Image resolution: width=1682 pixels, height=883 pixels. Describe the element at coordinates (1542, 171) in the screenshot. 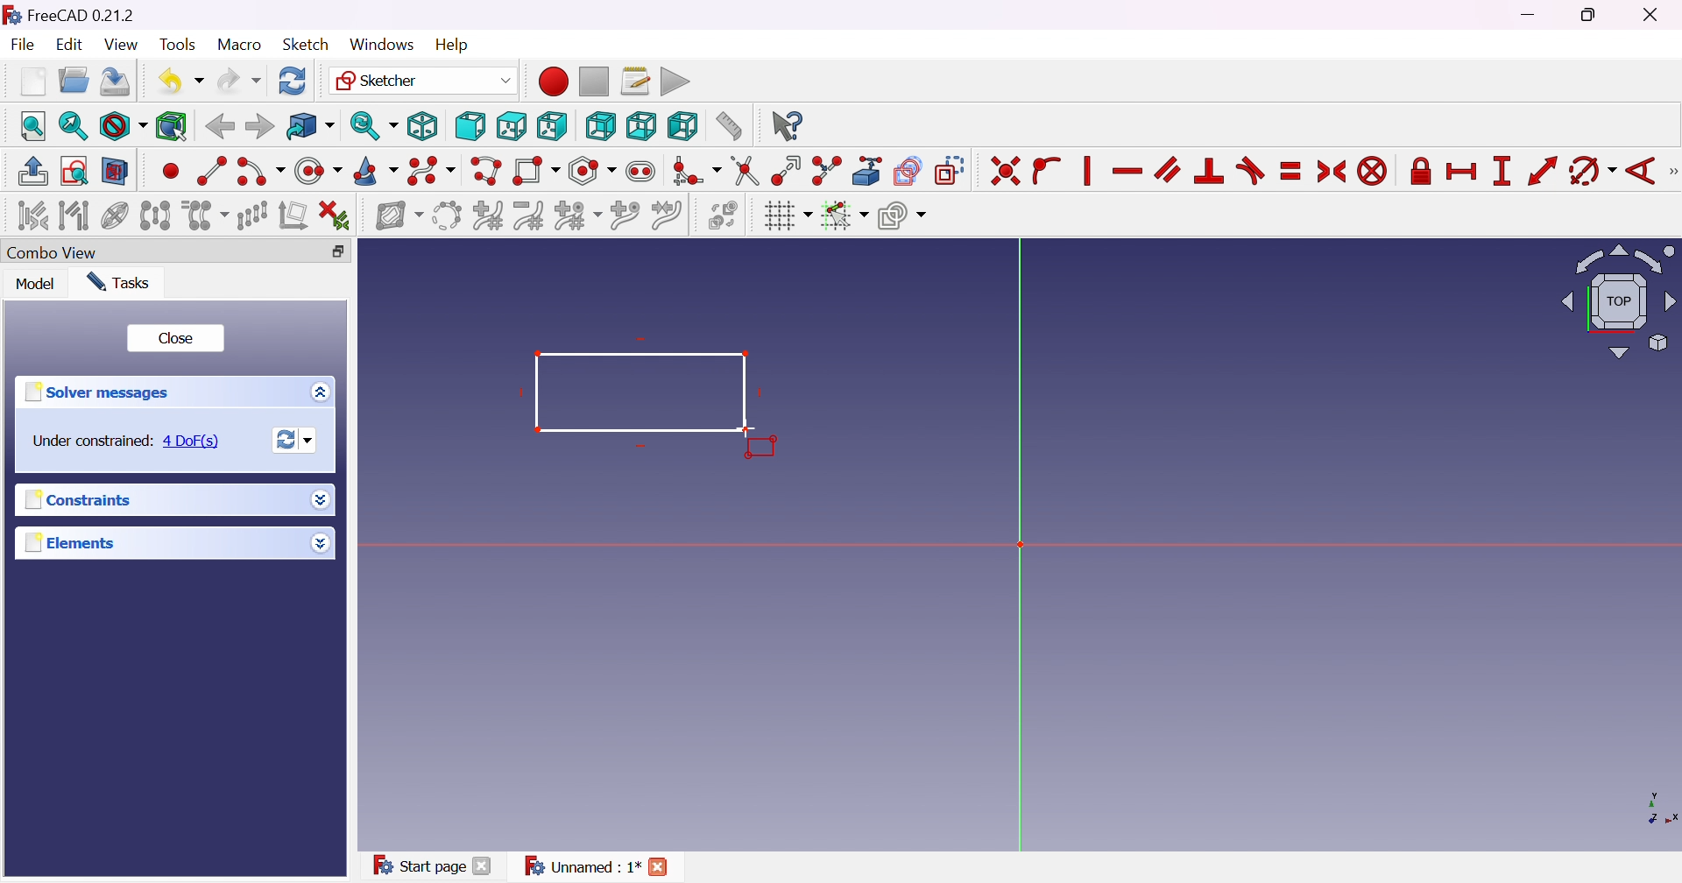

I see `Constrain distance` at that location.